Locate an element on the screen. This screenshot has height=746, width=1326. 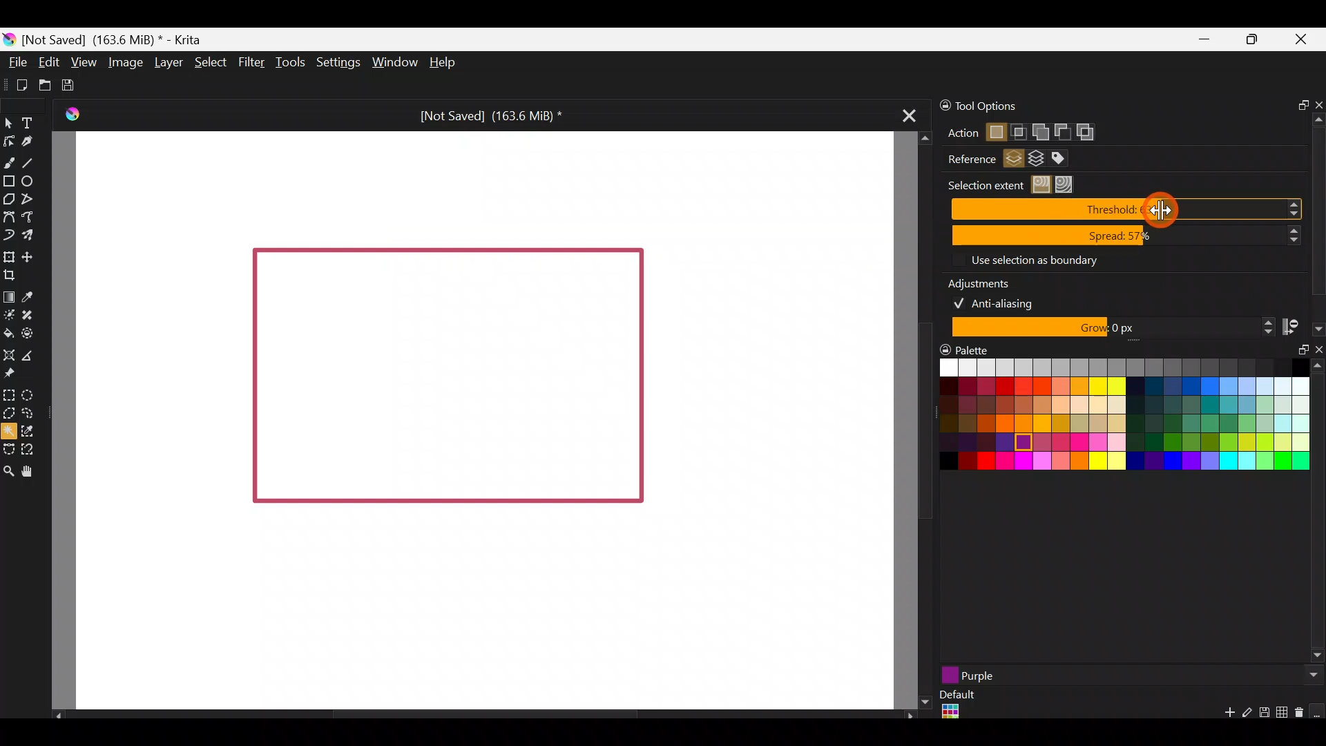
Layer is located at coordinates (169, 61).